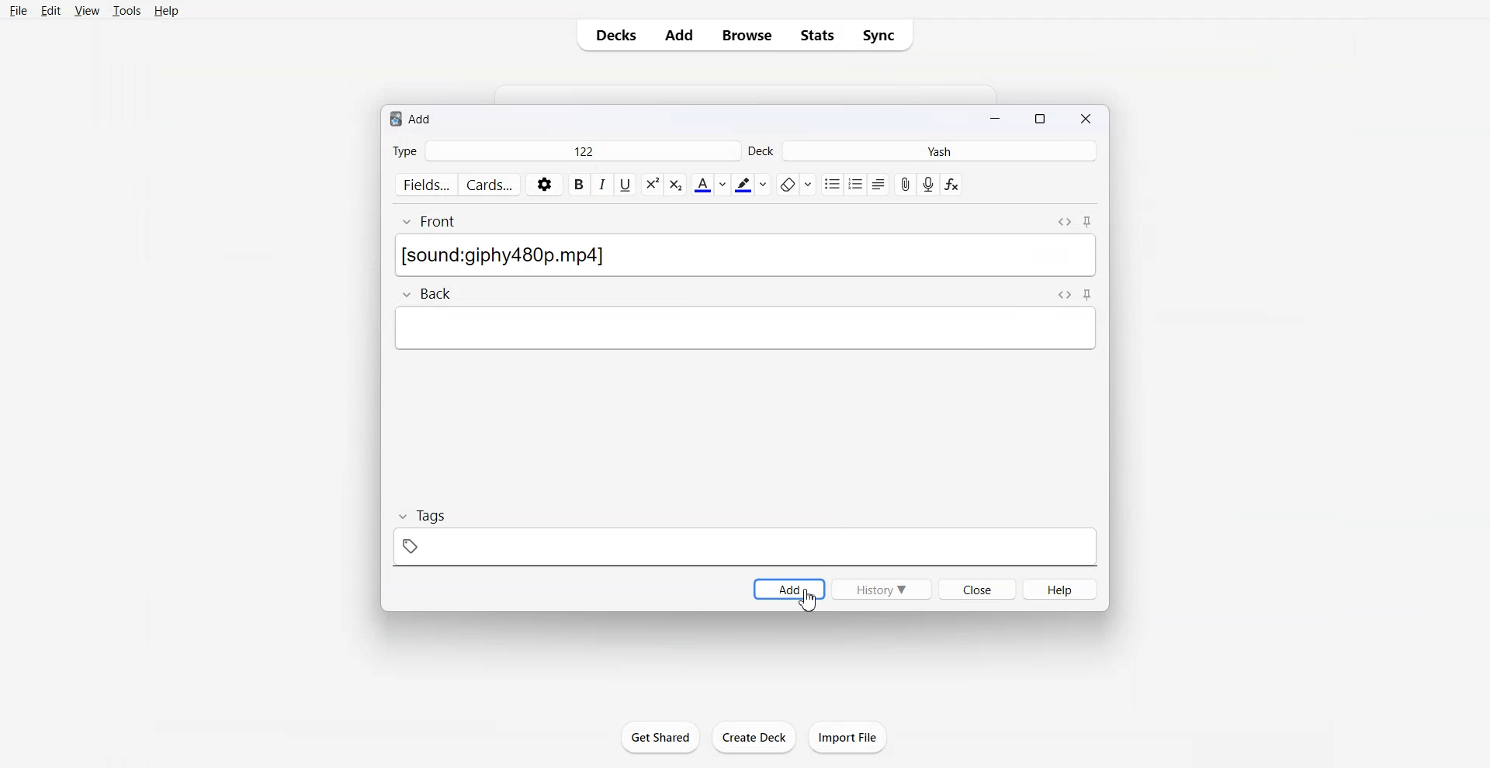 The image size is (1490, 768). I want to click on Close, so click(976, 589).